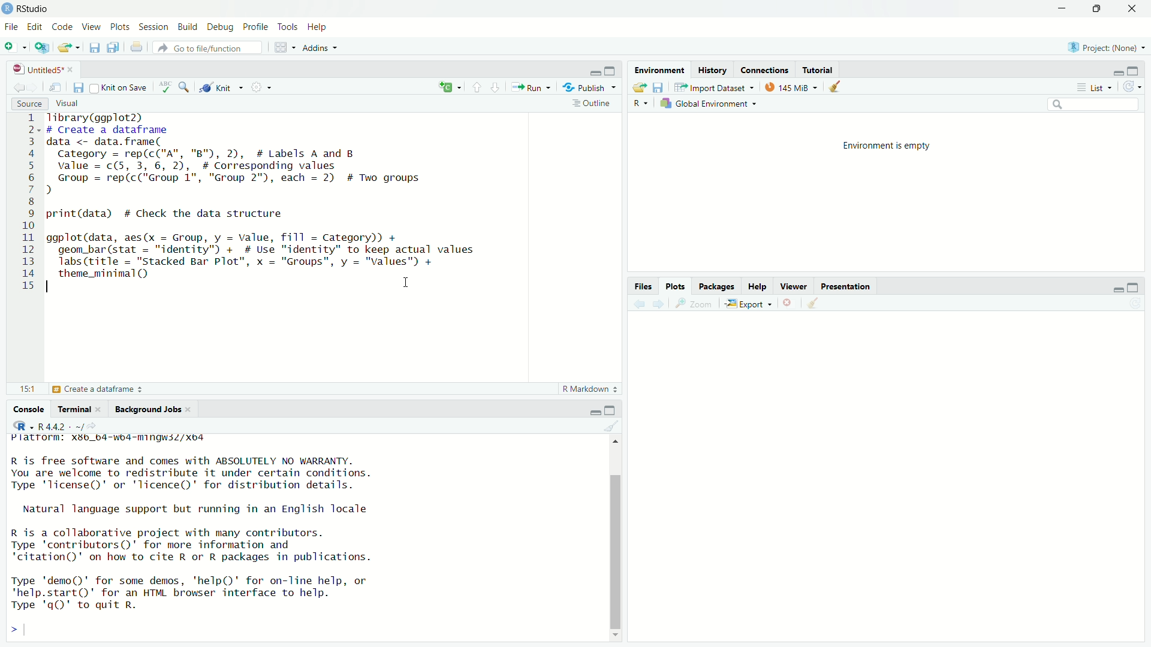  Describe the element at coordinates (715, 285) in the screenshot. I see `Packages` at that location.